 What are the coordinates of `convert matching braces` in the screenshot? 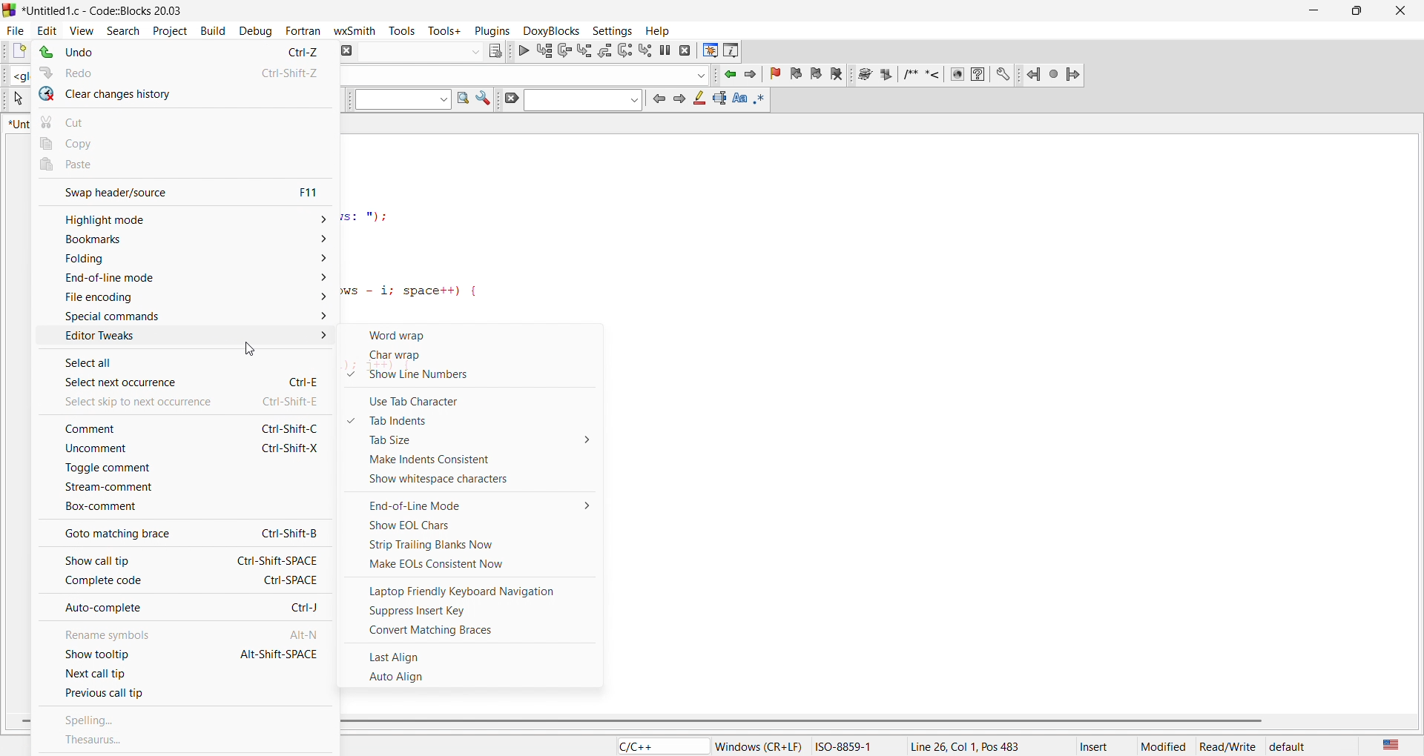 It's located at (475, 632).